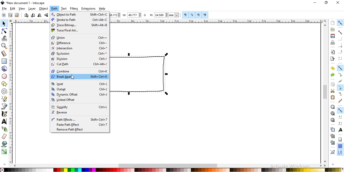 The image size is (344, 172). Describe the element at coordinates (332, 91) in the screenshot. I see `cut` at that location.